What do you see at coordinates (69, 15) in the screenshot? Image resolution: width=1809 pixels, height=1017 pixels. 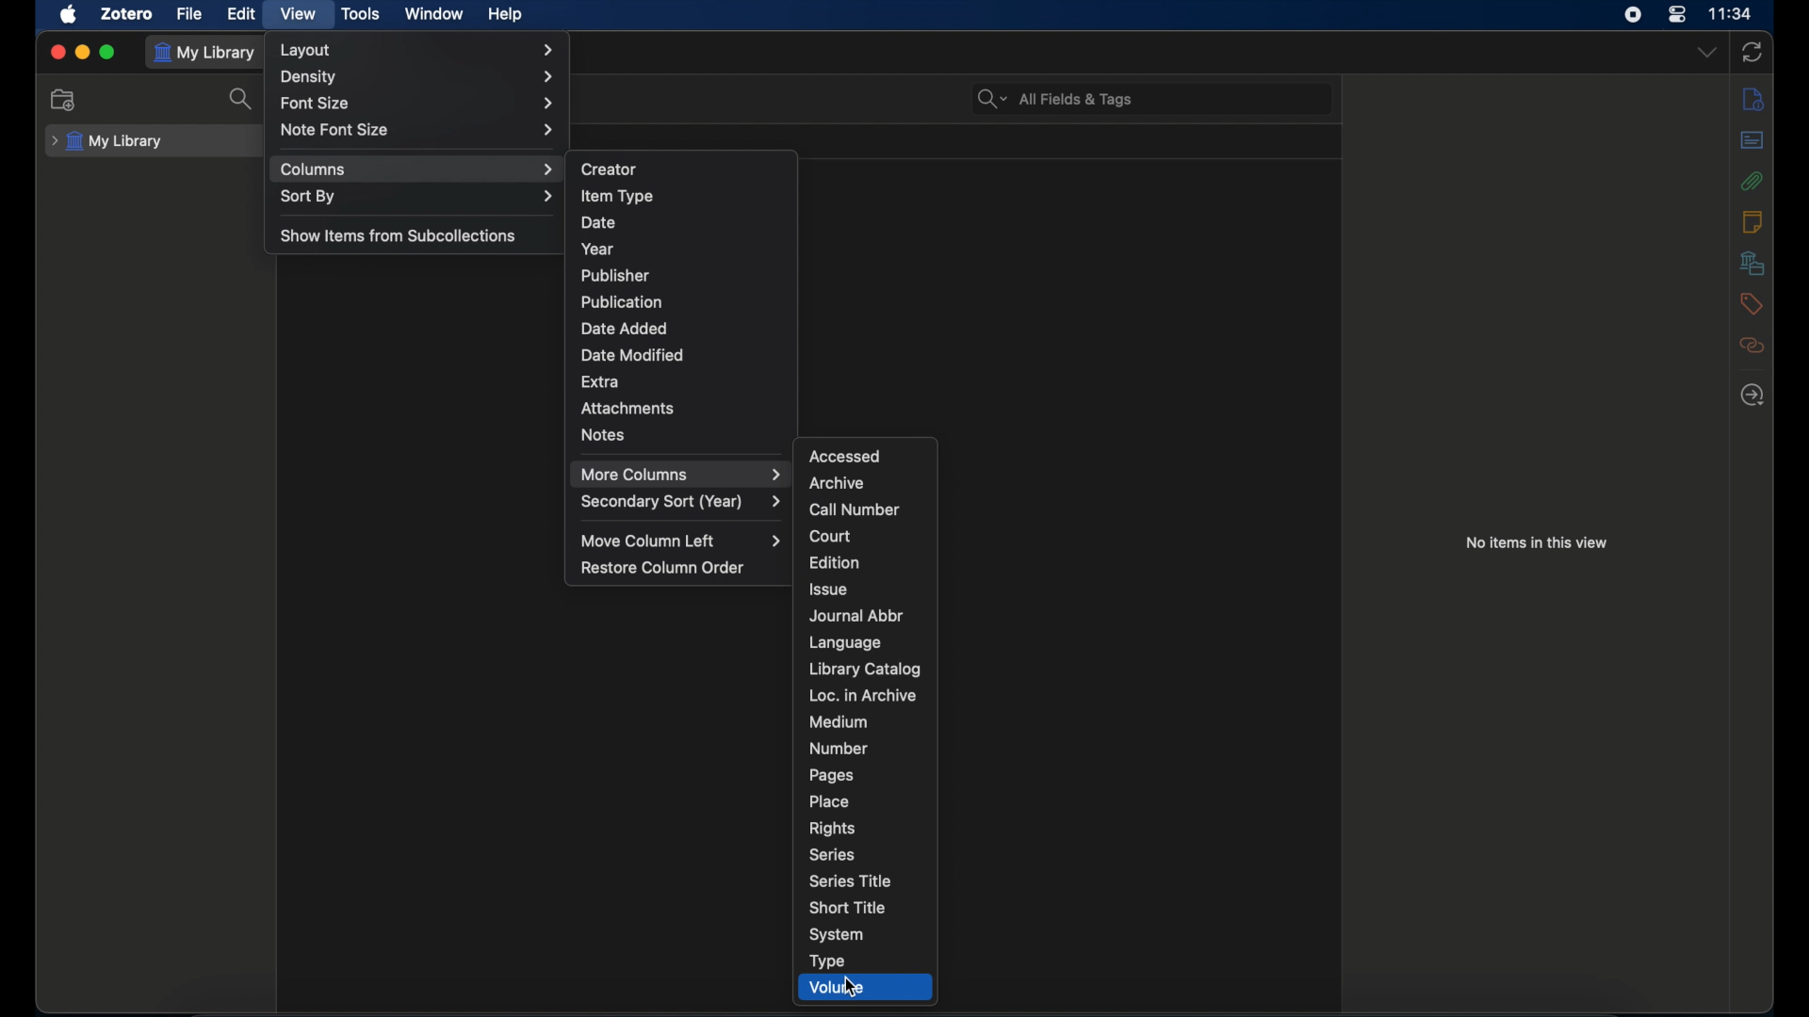 I see `apple` at bounding box center [69, 15].